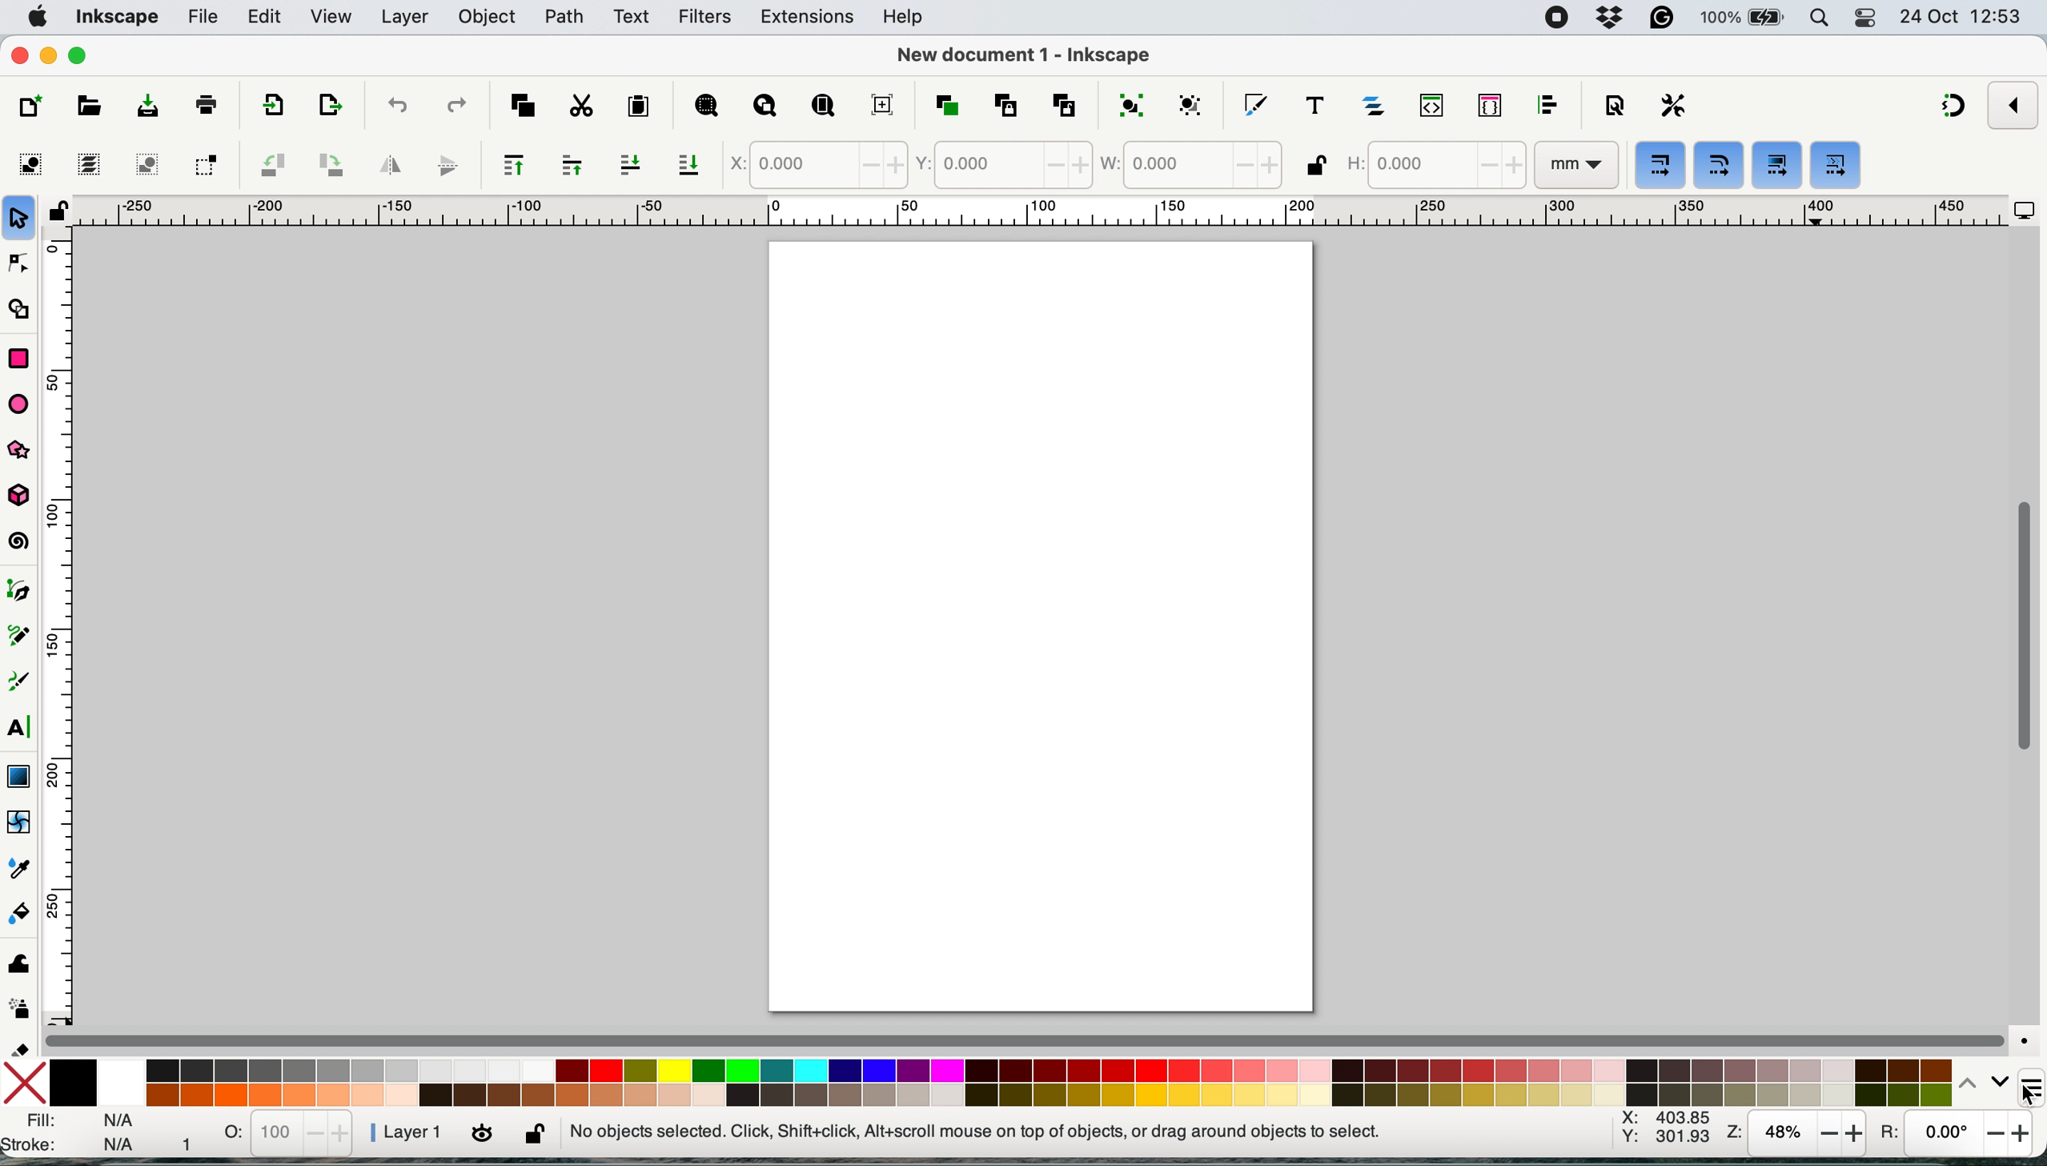  What do you see at coordinates (386, 167) in the screenshot?
I see `flip horizontally` at bounding box center [386, 167].